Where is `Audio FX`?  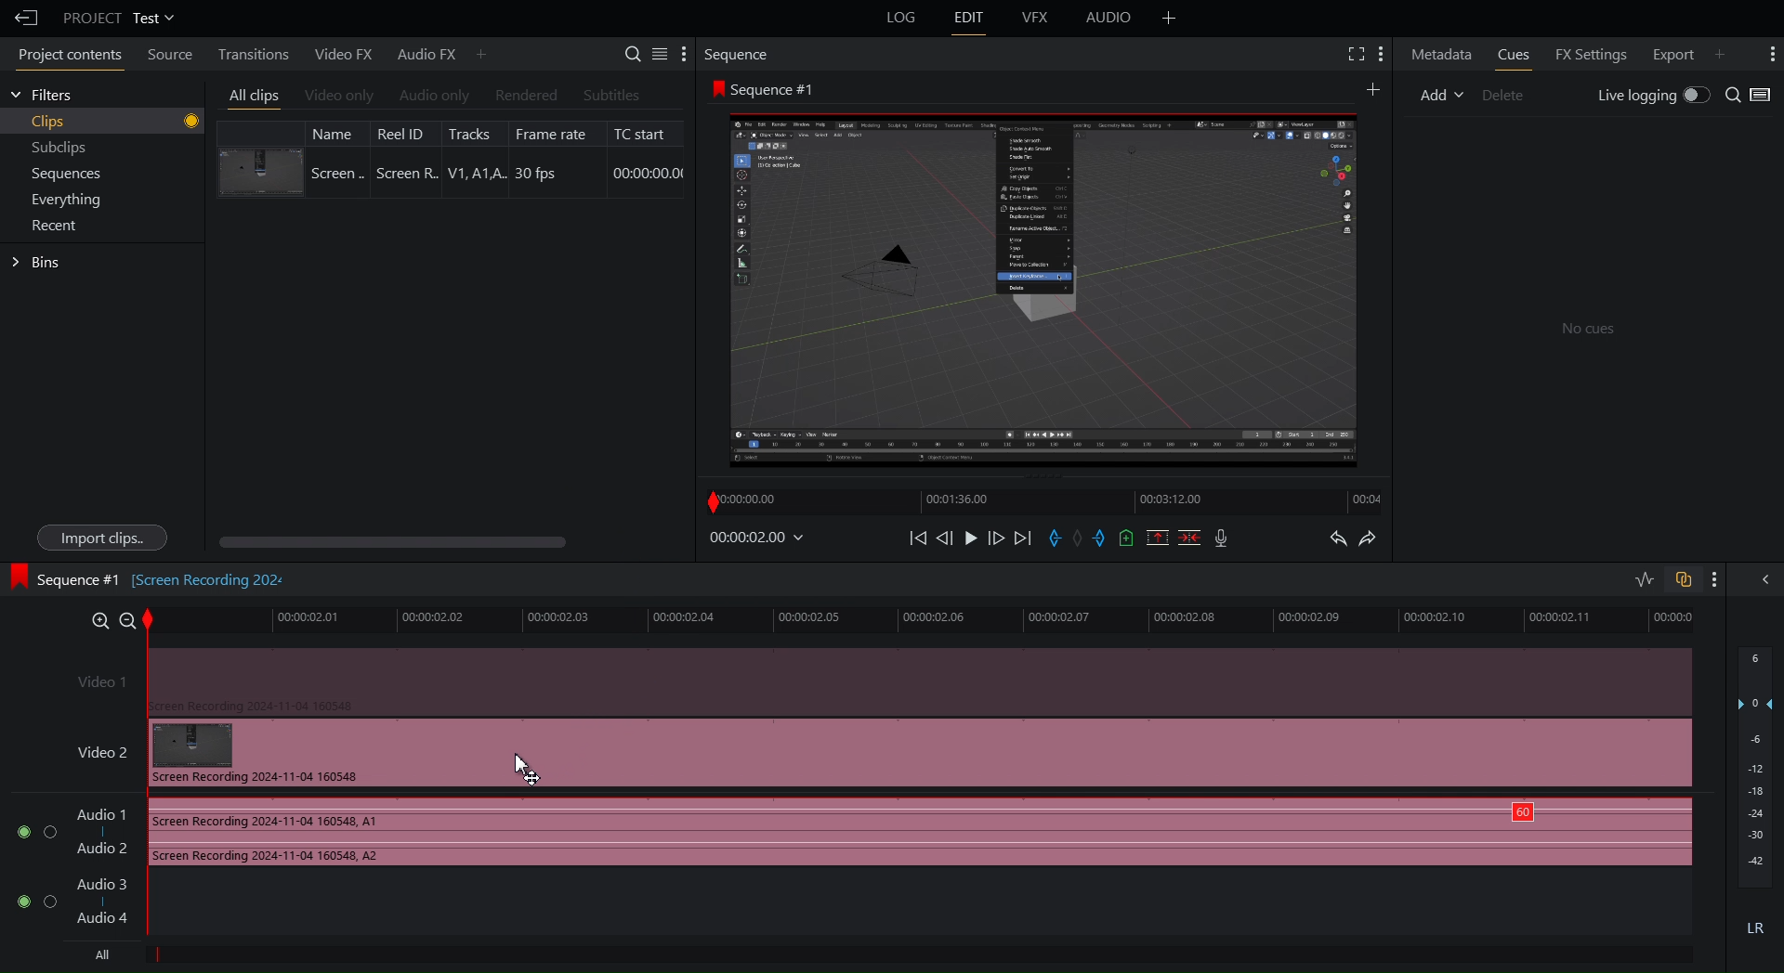
Audio FX is located at coordinates (419, 54).